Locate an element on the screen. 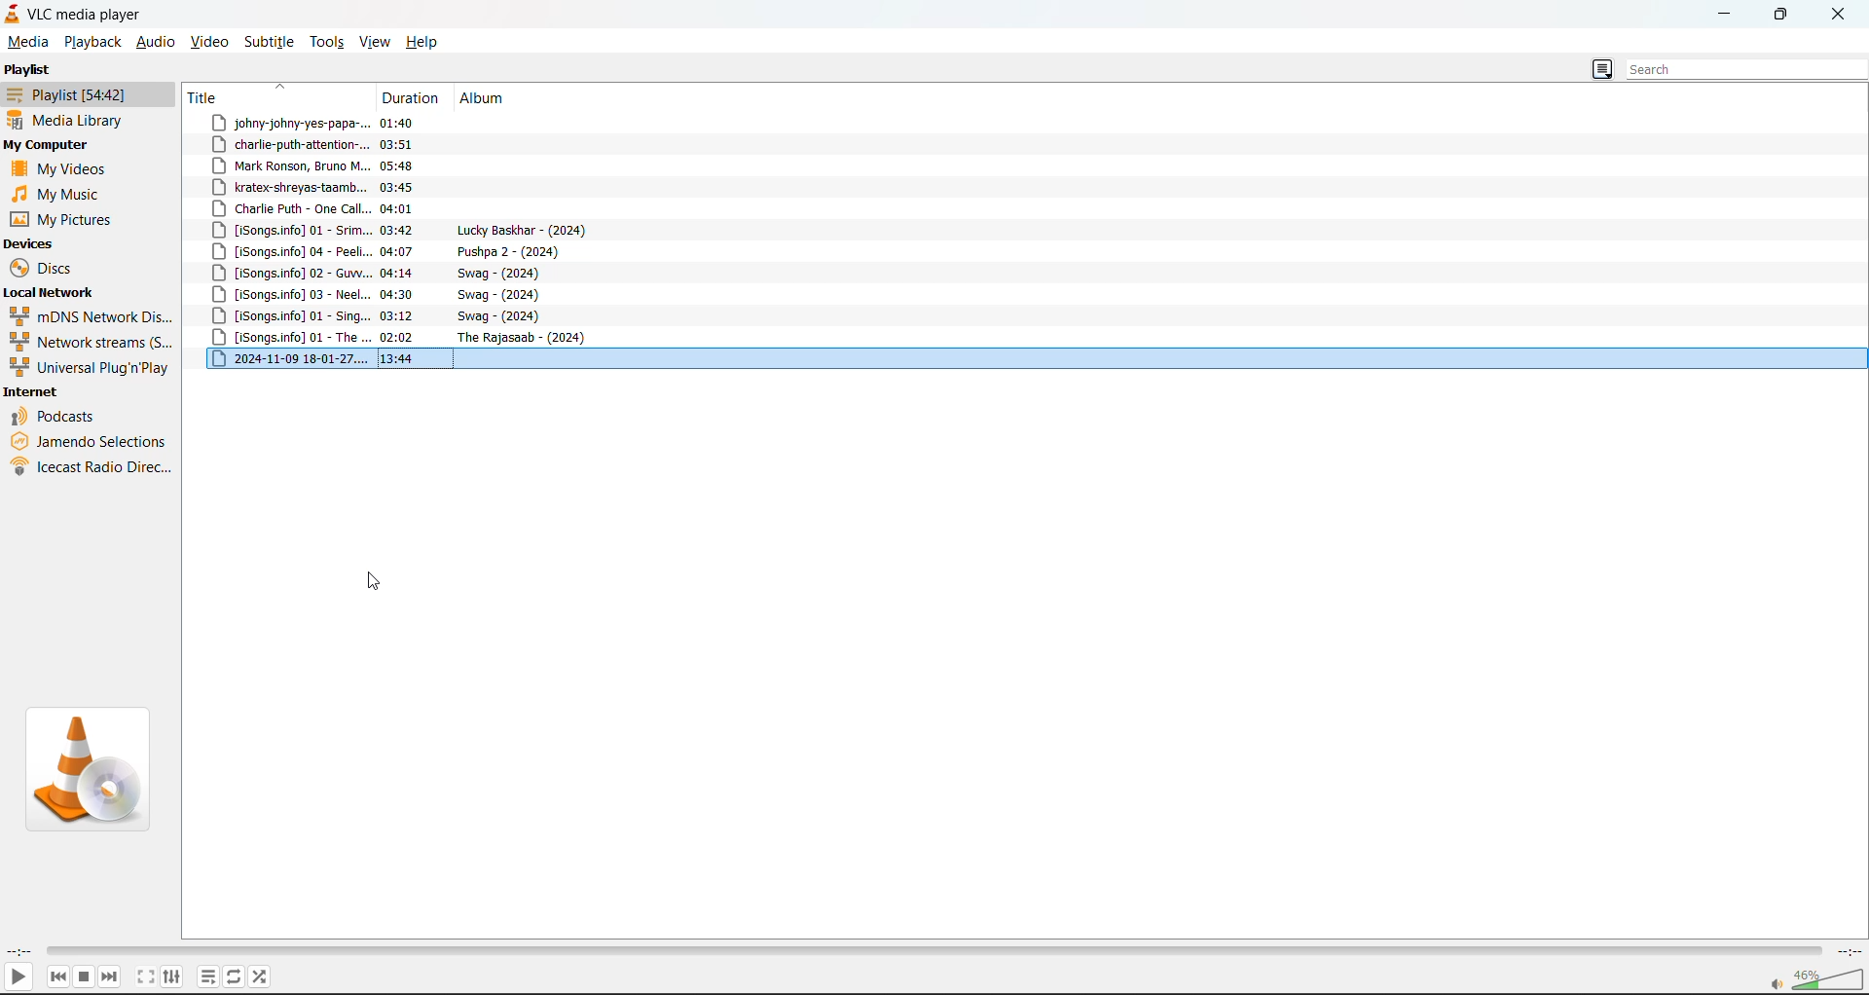 Image resolution: width=1869 pixels, height=995 pixels. podcasts is located at coordinates (55, 418).